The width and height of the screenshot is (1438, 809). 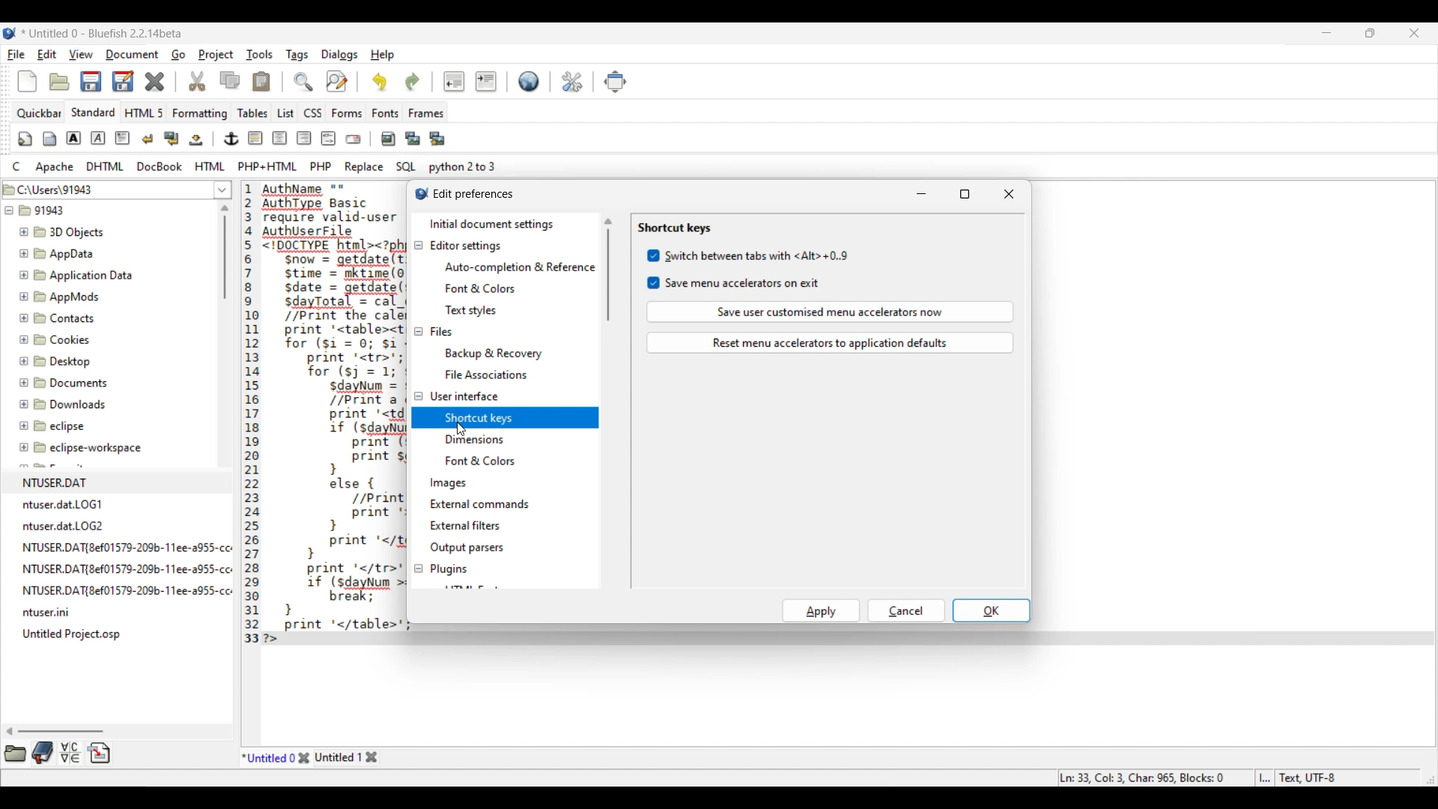 What do you see at coordinates (480, 504) in the screenshot?
I see `External commands` at bounding box center [480, 504].